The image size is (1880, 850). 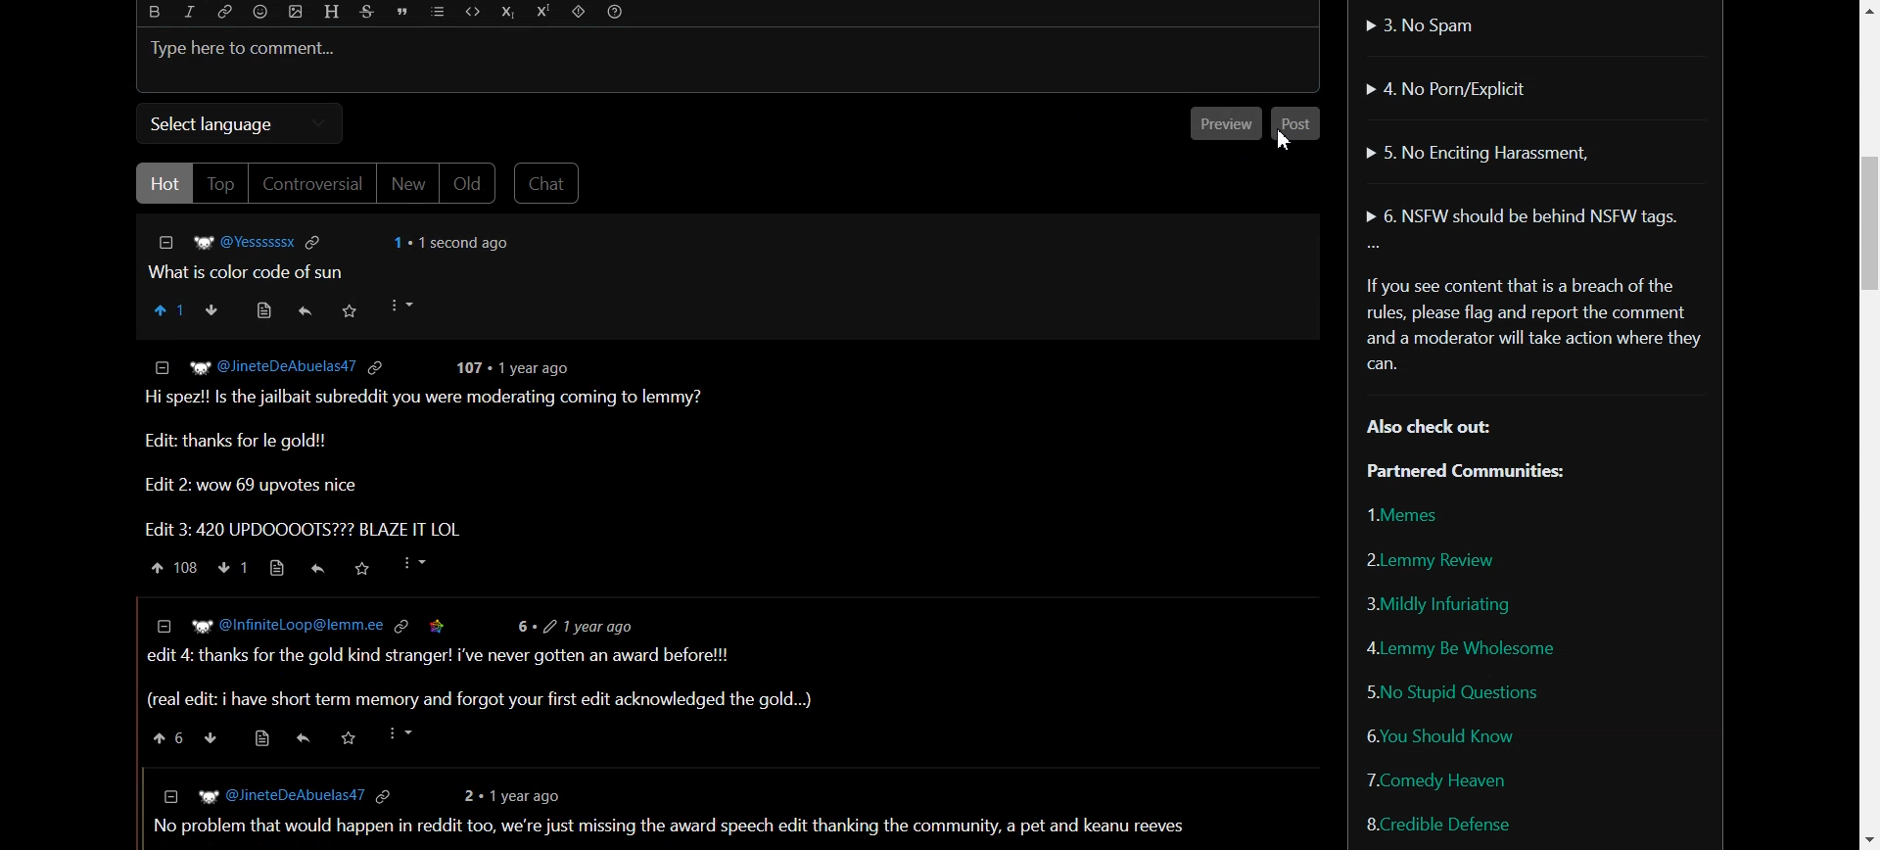 What do you see at coordinates (294, 795) in the screenshot?
I see `© [Eg @TheGoldenGod` at bounding box center [294, 795].